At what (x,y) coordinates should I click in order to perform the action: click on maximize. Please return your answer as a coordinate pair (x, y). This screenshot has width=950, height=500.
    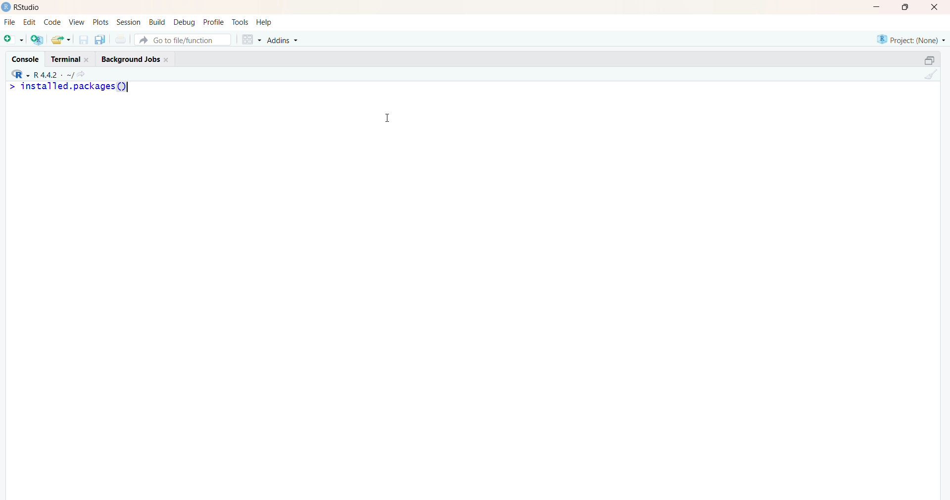
    Looking at the image, I should click on (905, 7).